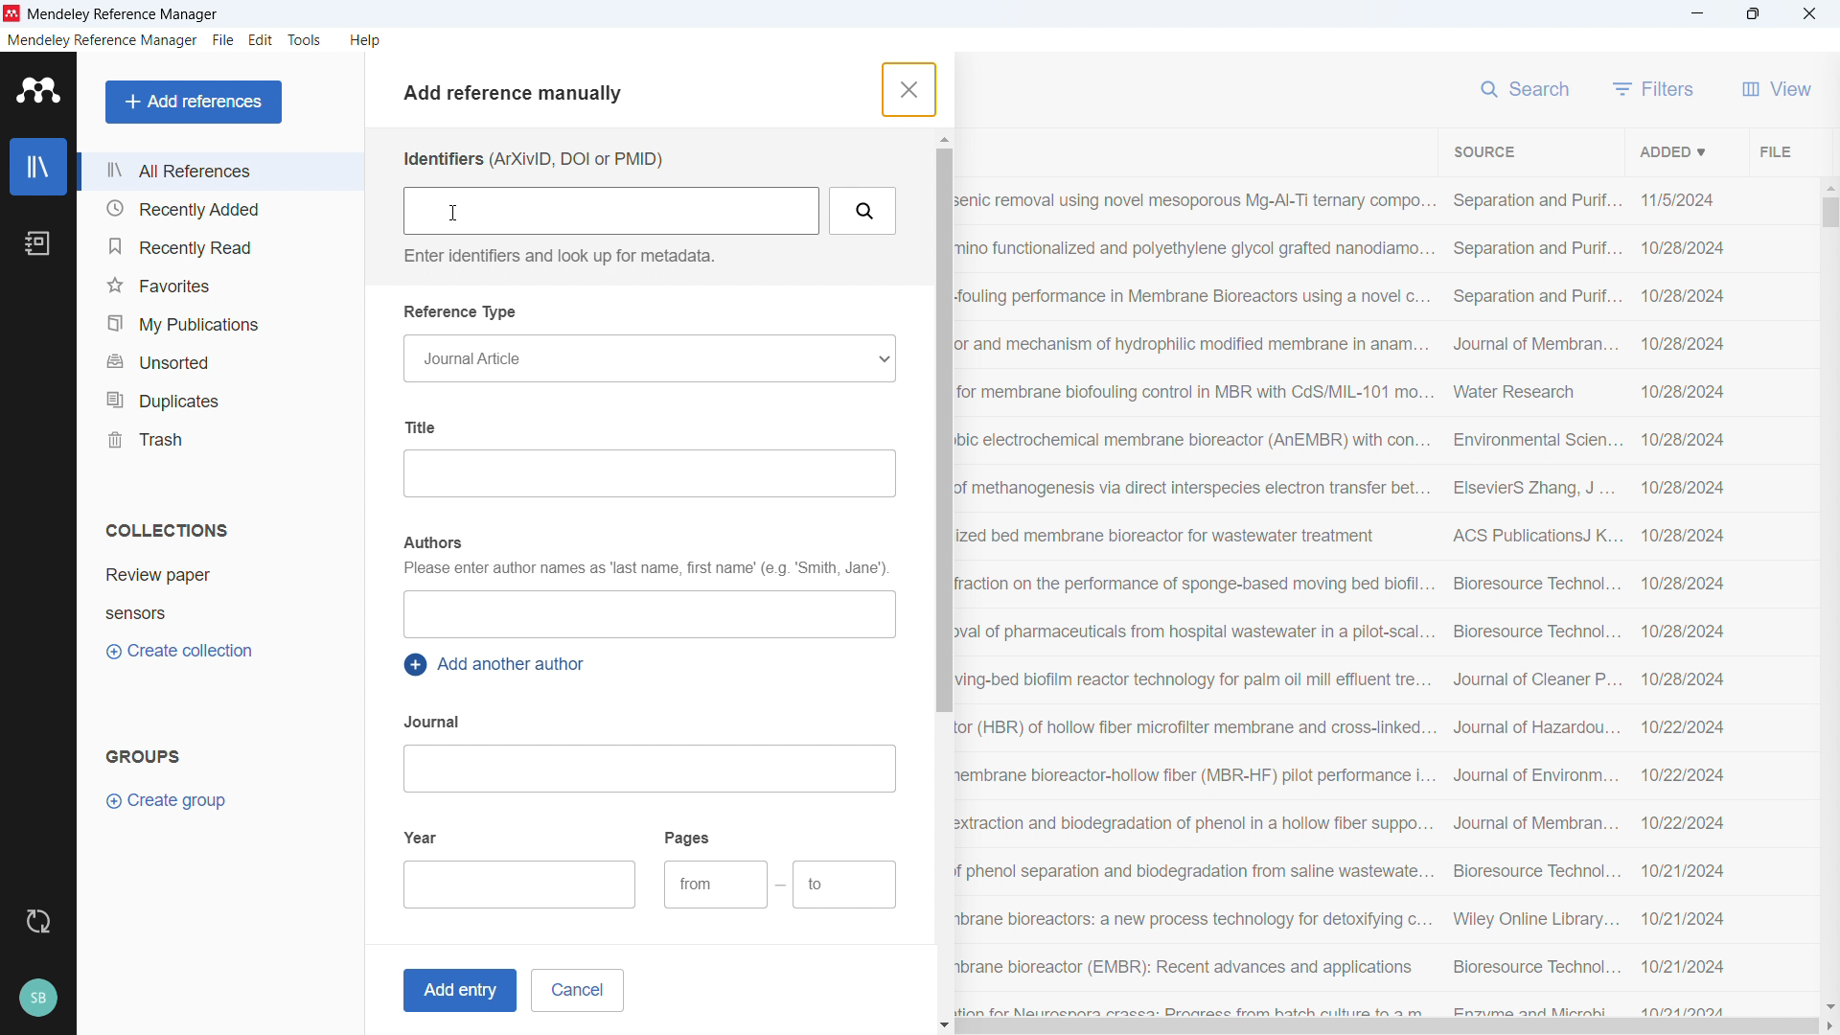 Image resolution: width=1840 pixels, height=1035 pixels. What do you see at coordinates (1830, 213) in the screenshot?
I see `Vertical scrollbar ` at bounding box center [1830, 213].